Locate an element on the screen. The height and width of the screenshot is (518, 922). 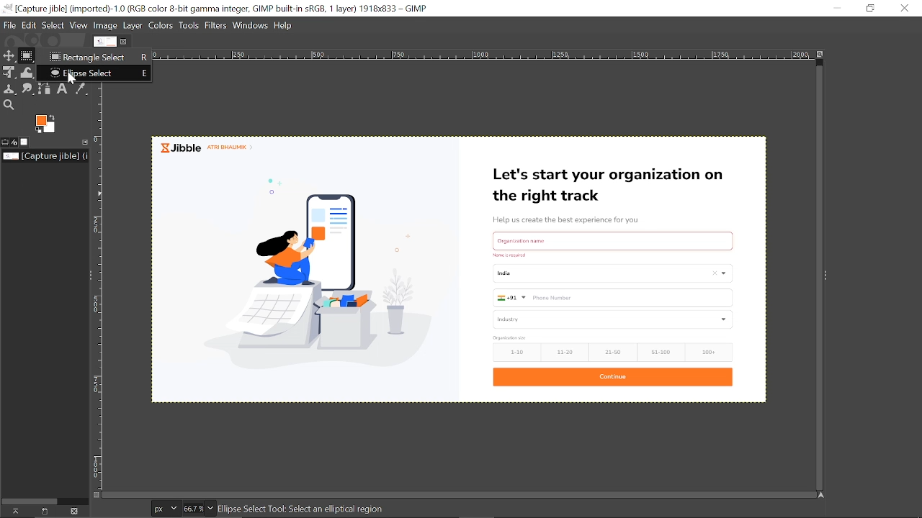
Zoom options is located at coordinates (209, 506).